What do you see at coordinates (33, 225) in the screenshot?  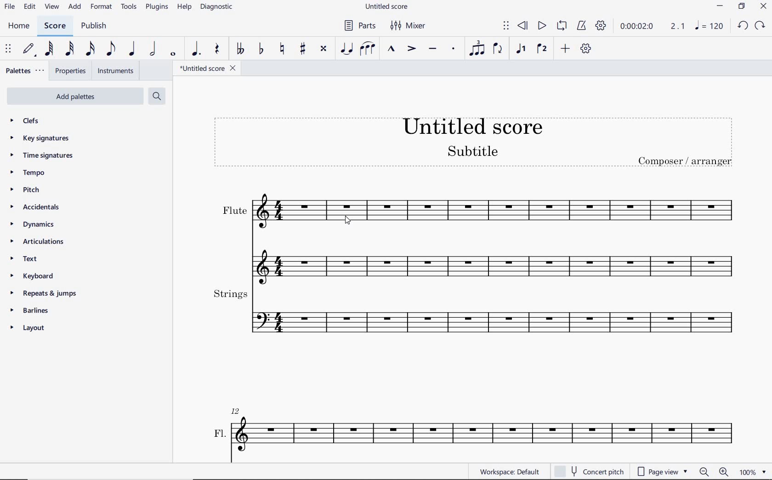 I see `dynamics` at bounding box center [33, 225].